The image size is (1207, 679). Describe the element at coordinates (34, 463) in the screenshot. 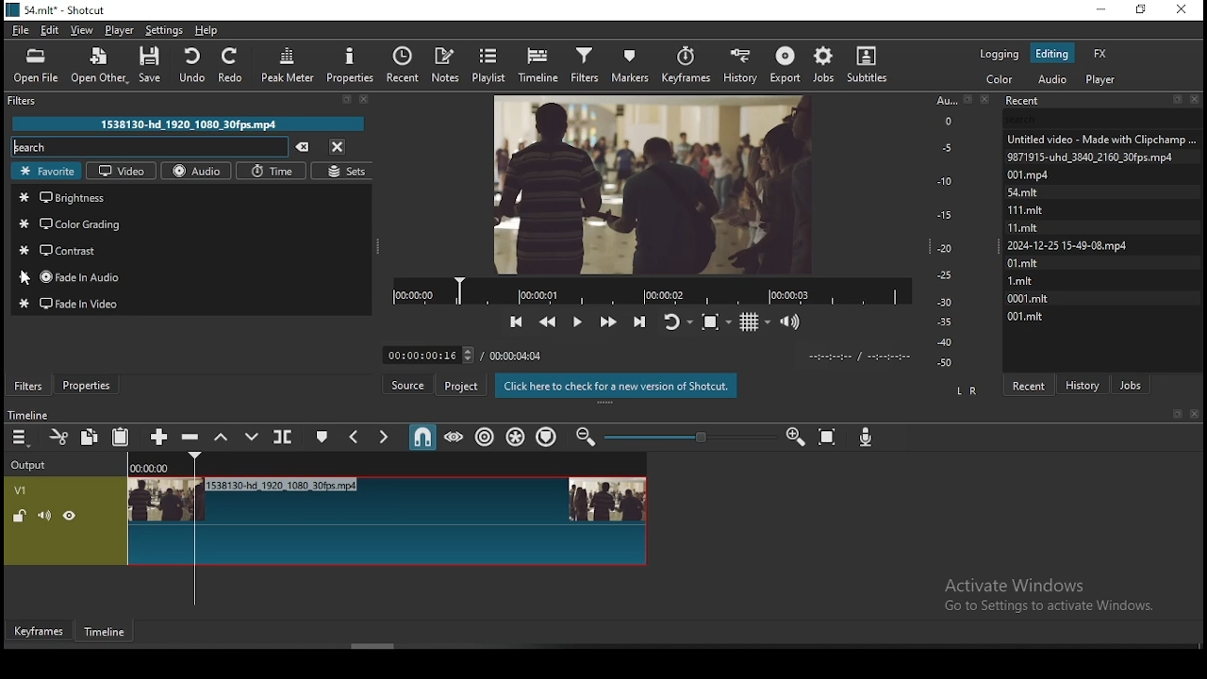

I see `Output` at that location.